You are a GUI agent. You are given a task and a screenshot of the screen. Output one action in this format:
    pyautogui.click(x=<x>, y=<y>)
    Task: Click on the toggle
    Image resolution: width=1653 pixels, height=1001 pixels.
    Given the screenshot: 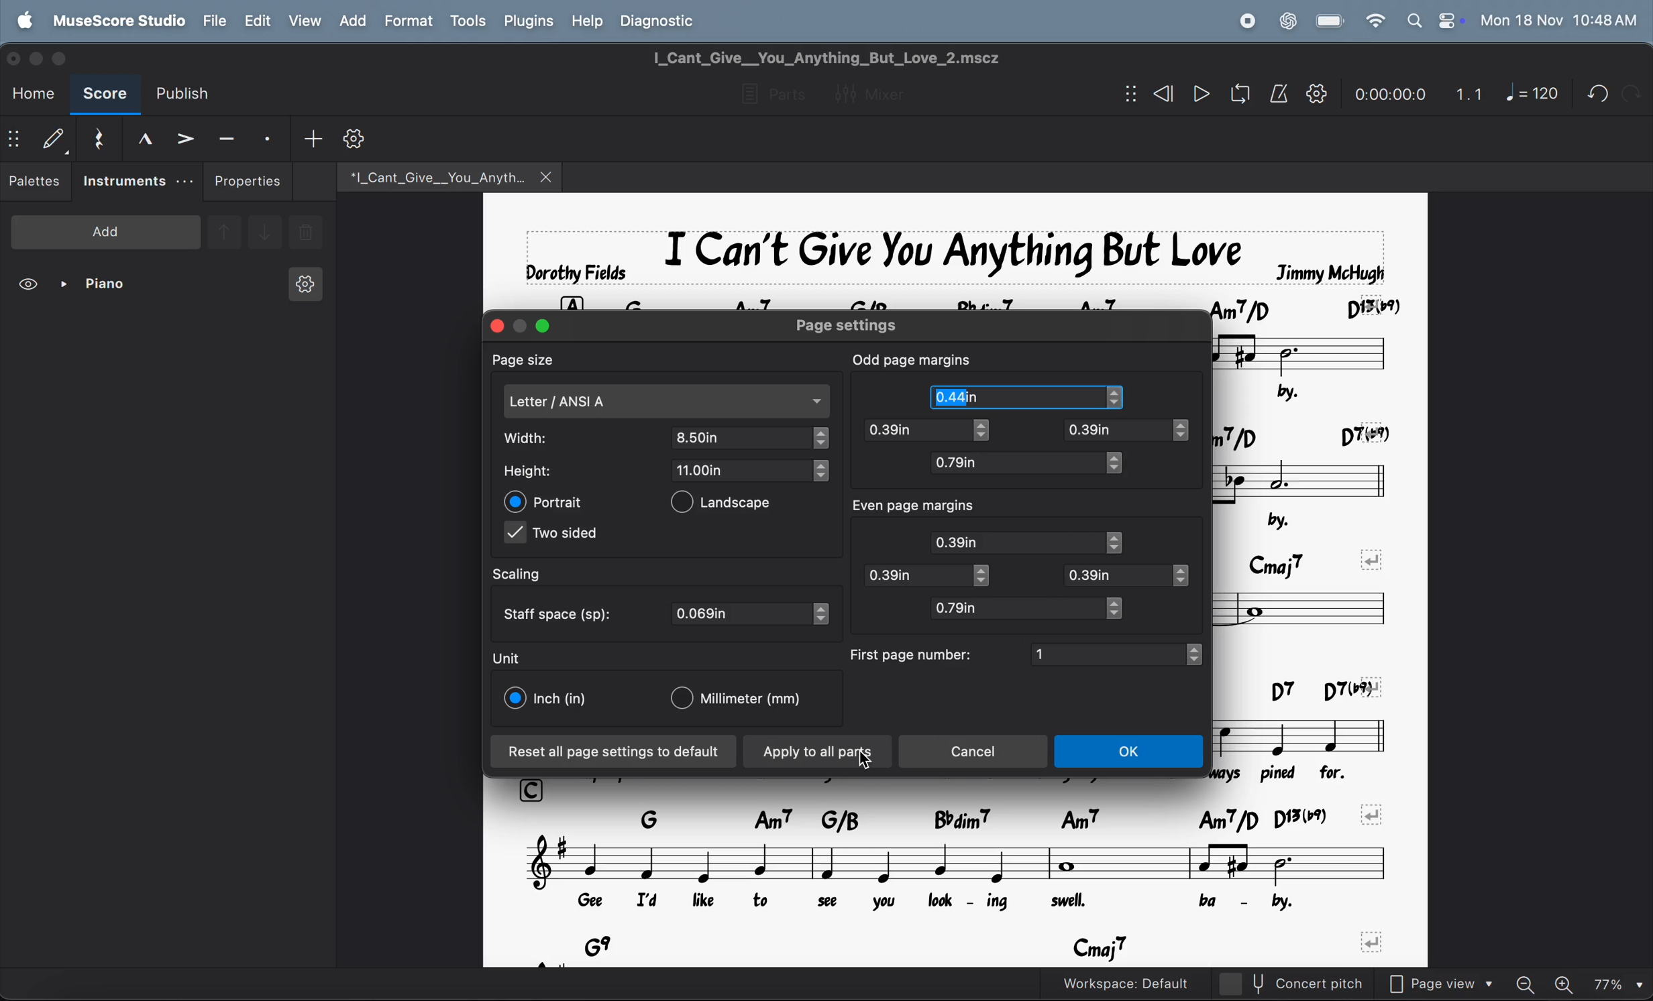 What is the action you would take?
    pyautogui.click(x=820, y=471)
    